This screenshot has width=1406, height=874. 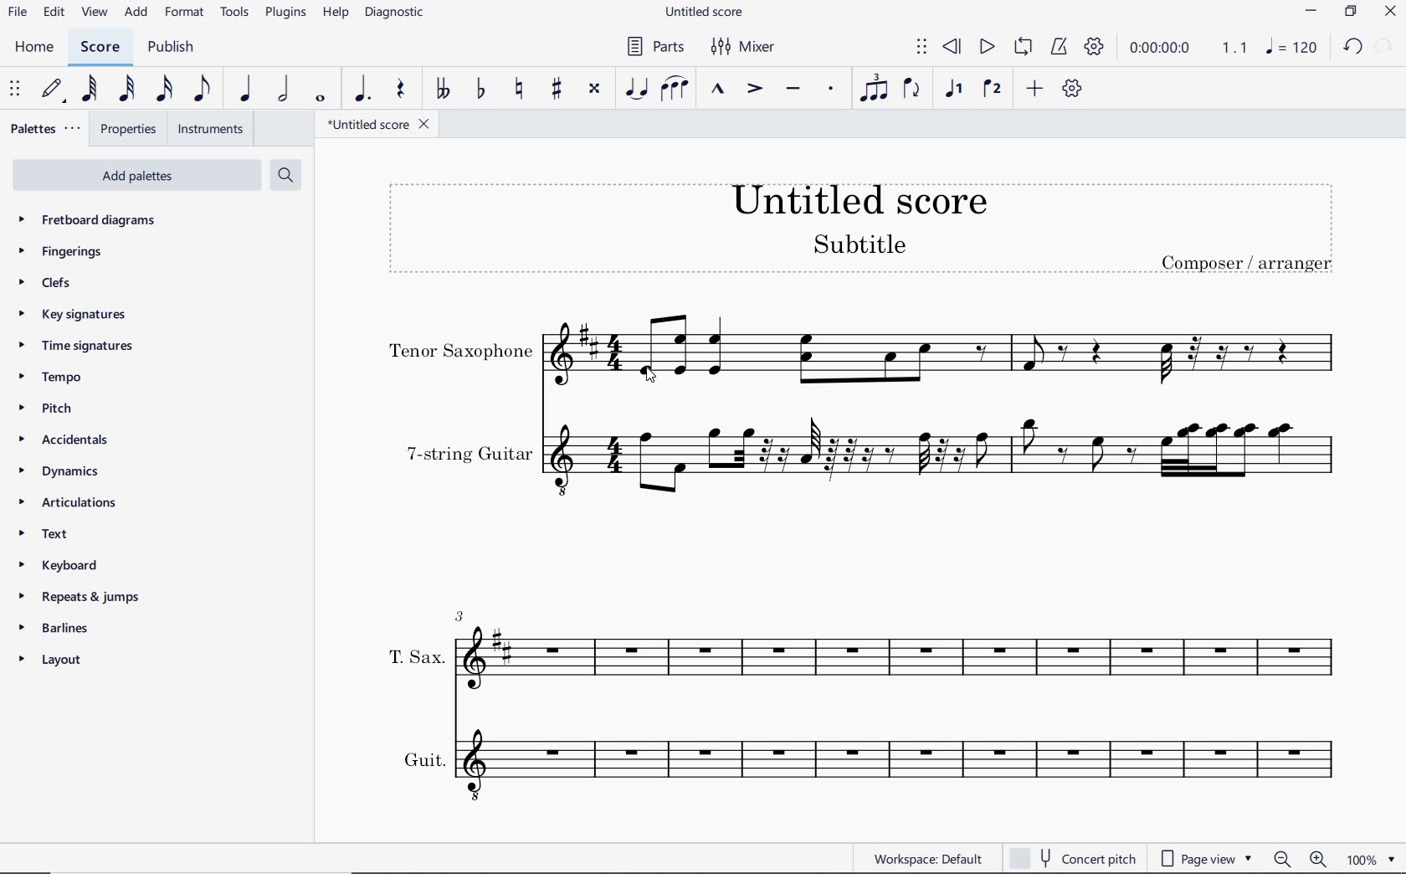 What do you see at coordinates (44, 409) in the screenshot?
I see `PITCH` at bounding box center [44, 409].